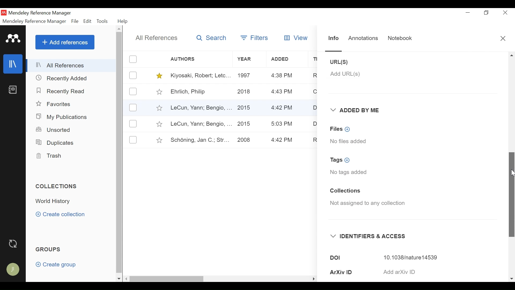  I want to click on Edit, so click(88, 21).